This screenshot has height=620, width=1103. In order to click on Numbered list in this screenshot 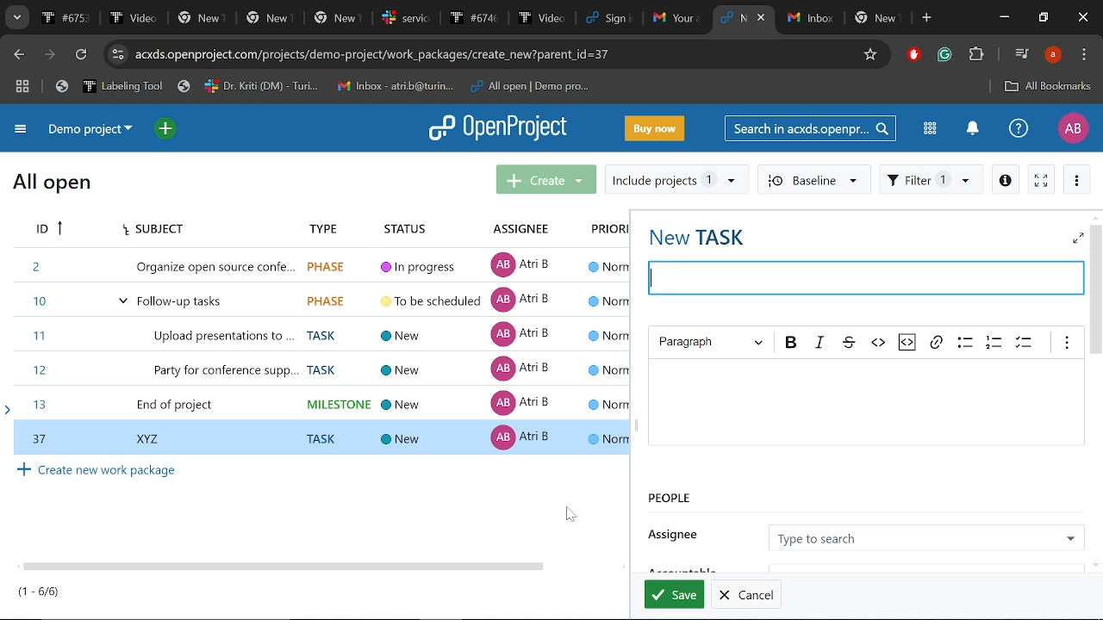, I will do `click(994, 342)`.